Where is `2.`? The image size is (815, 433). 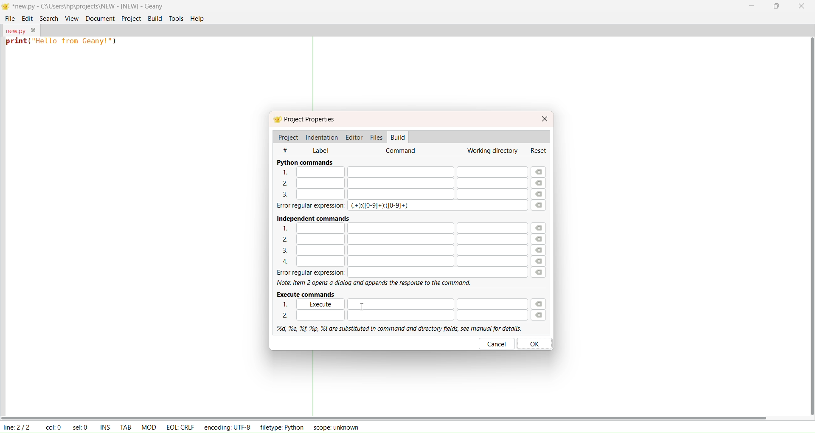
2. is located at coordinates (398, 239).